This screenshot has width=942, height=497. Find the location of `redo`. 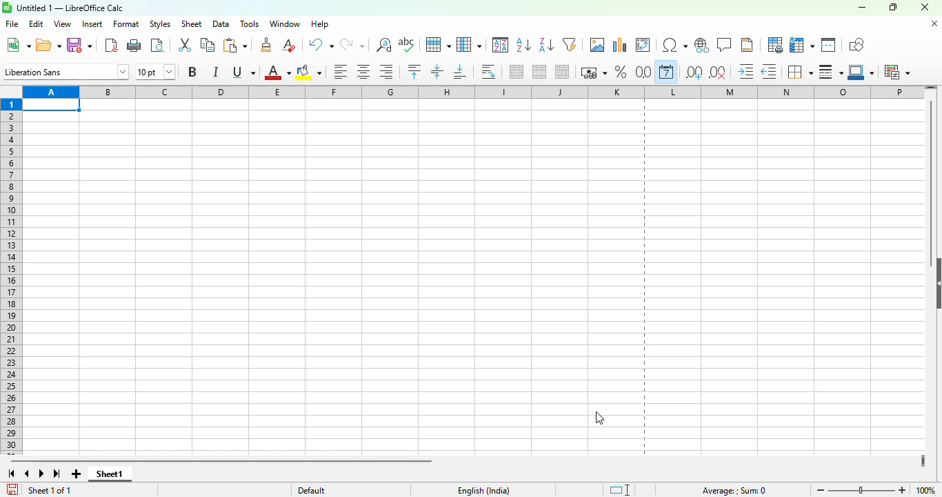

redo is located at coordinates (352, 44).